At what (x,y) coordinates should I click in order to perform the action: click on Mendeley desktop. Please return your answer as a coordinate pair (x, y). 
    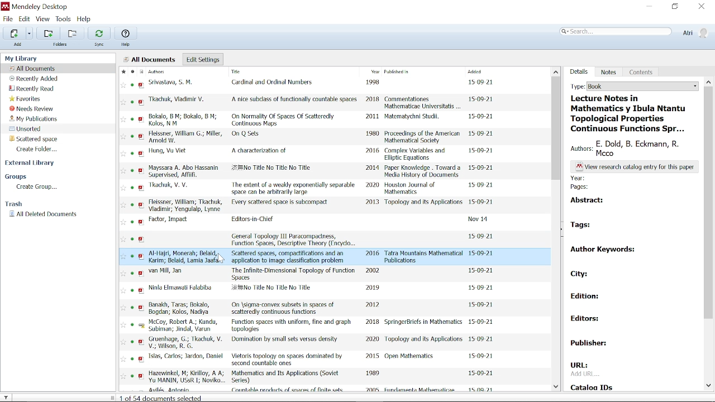
    Looking at the image, I should click on (34, 7).